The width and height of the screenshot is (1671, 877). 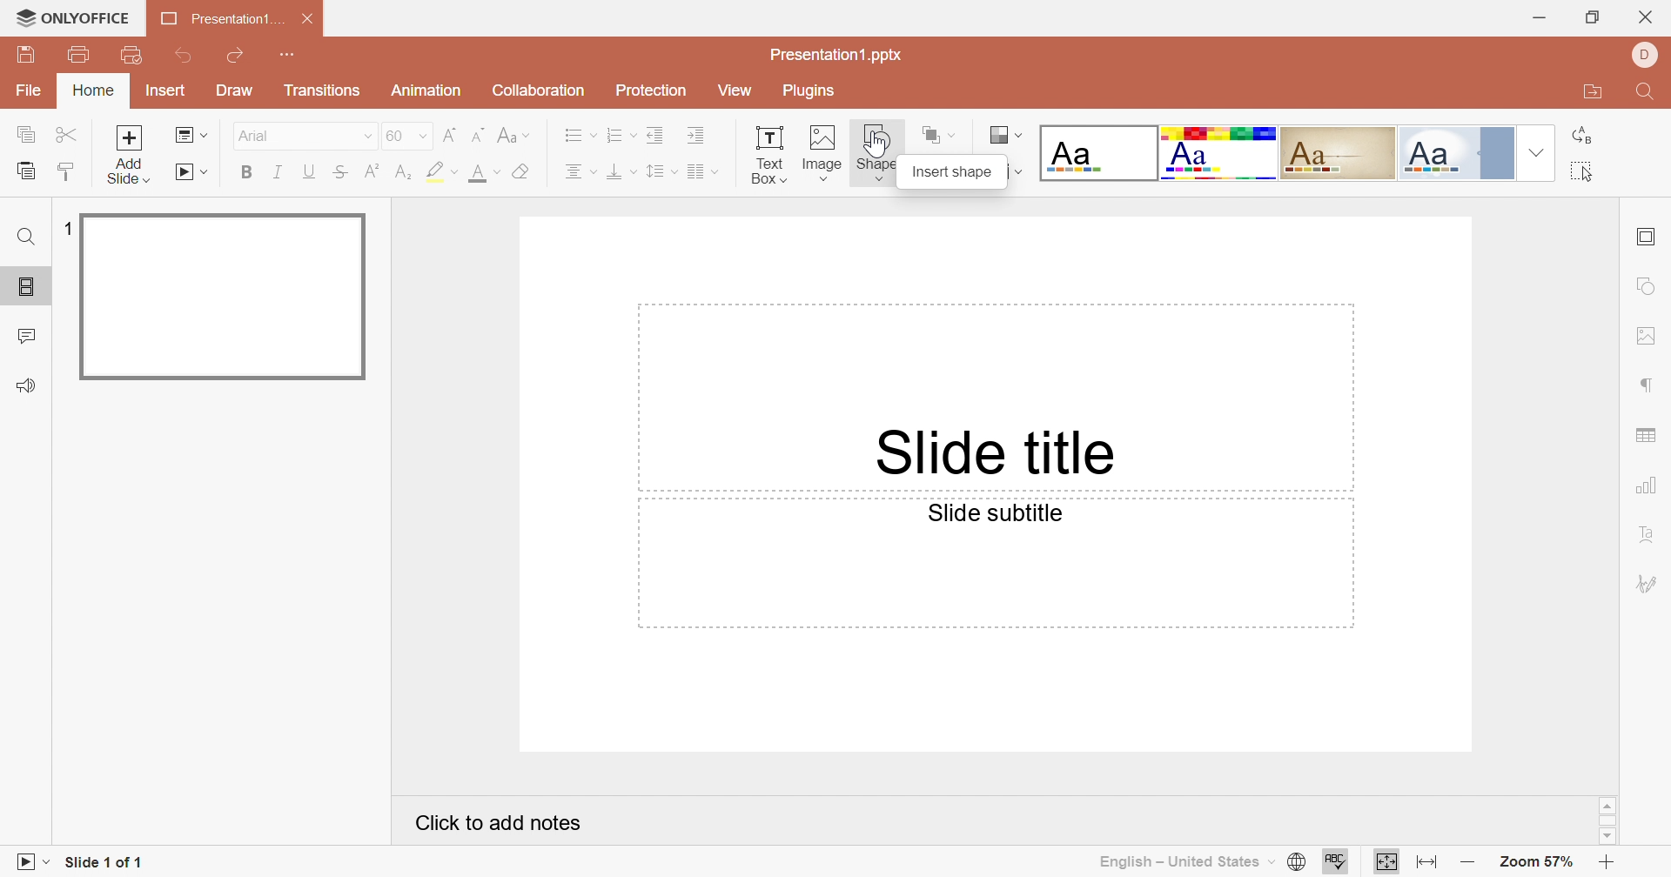 I want to click on Blank, so click(x=1097, y=151).